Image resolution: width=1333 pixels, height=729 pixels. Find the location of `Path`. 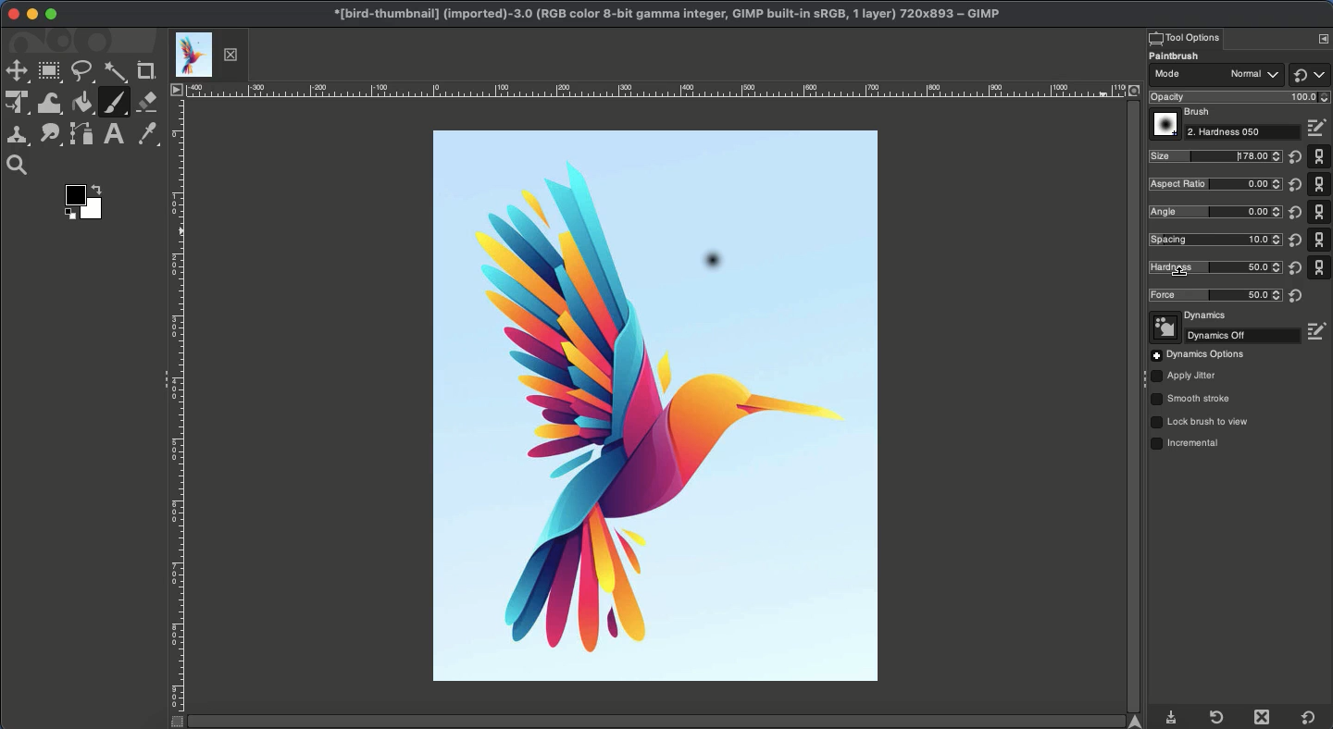

Path is located at coordinates (82, 135).